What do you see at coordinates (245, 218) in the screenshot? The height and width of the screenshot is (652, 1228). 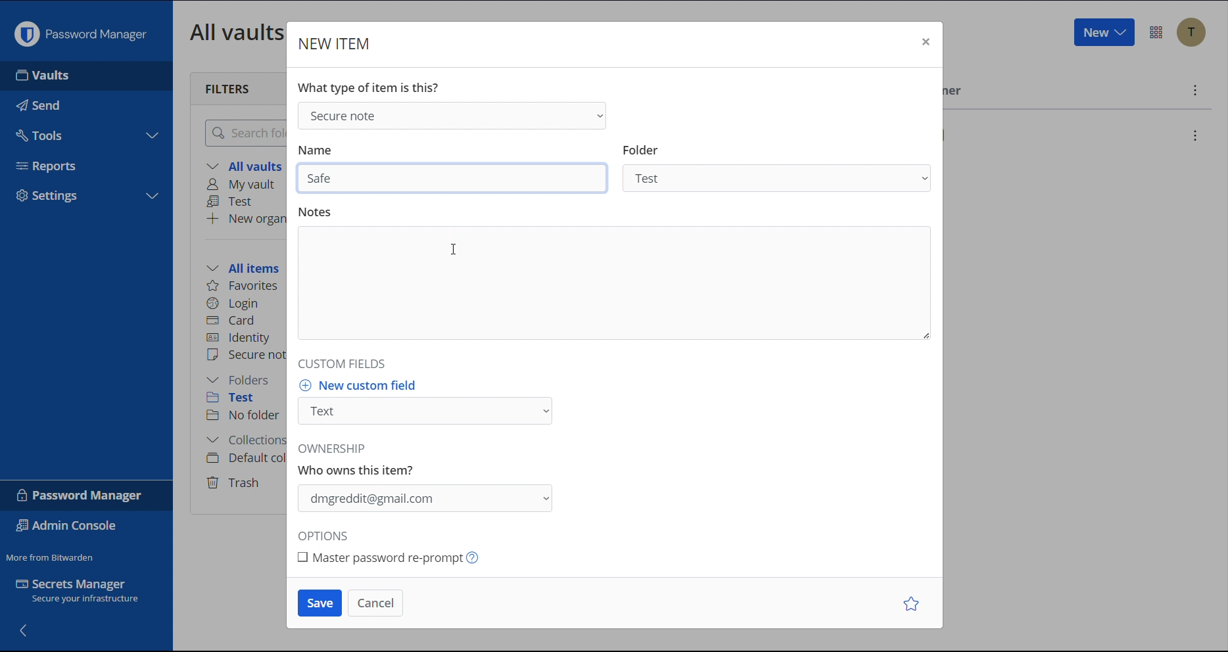 I see `New organization` at bounding box center [245, 218].